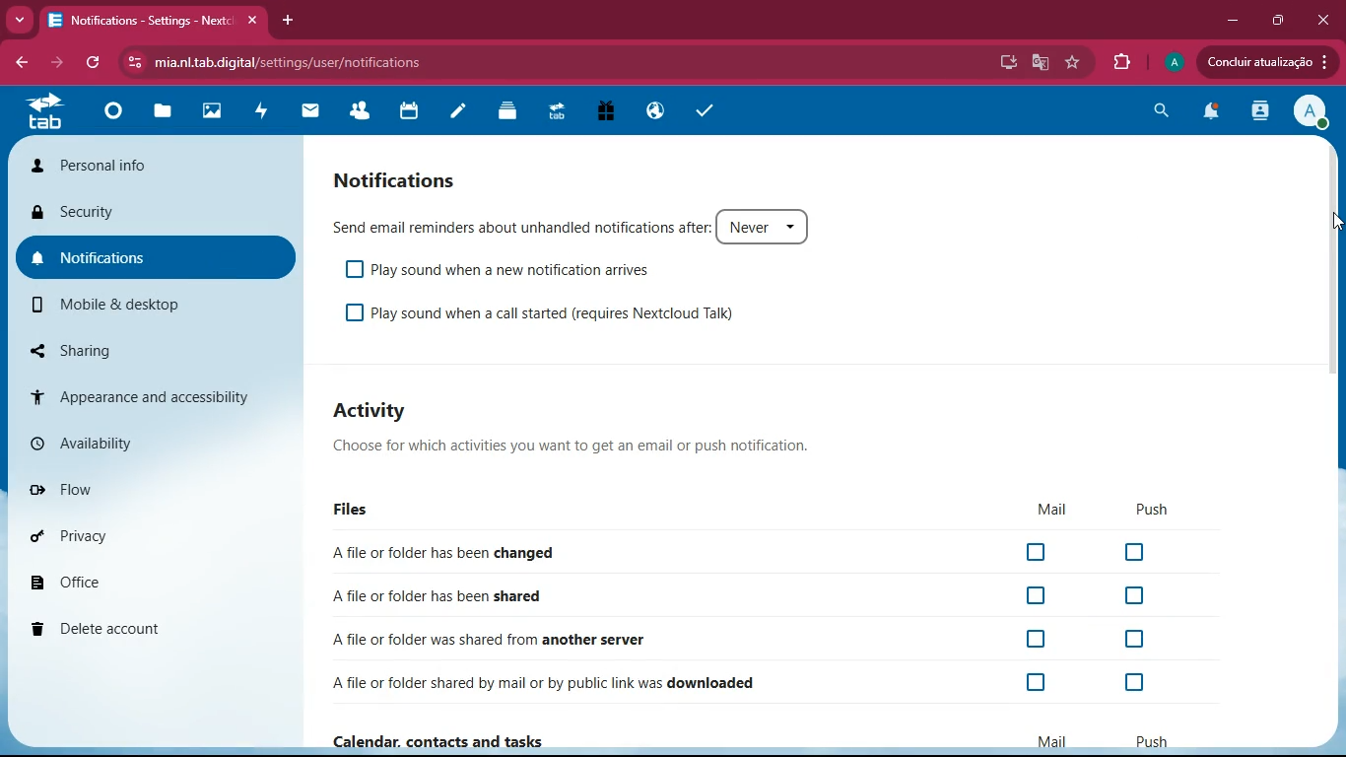 The image size is (1346, 757). I want to click on sharing, so click(148, 351).